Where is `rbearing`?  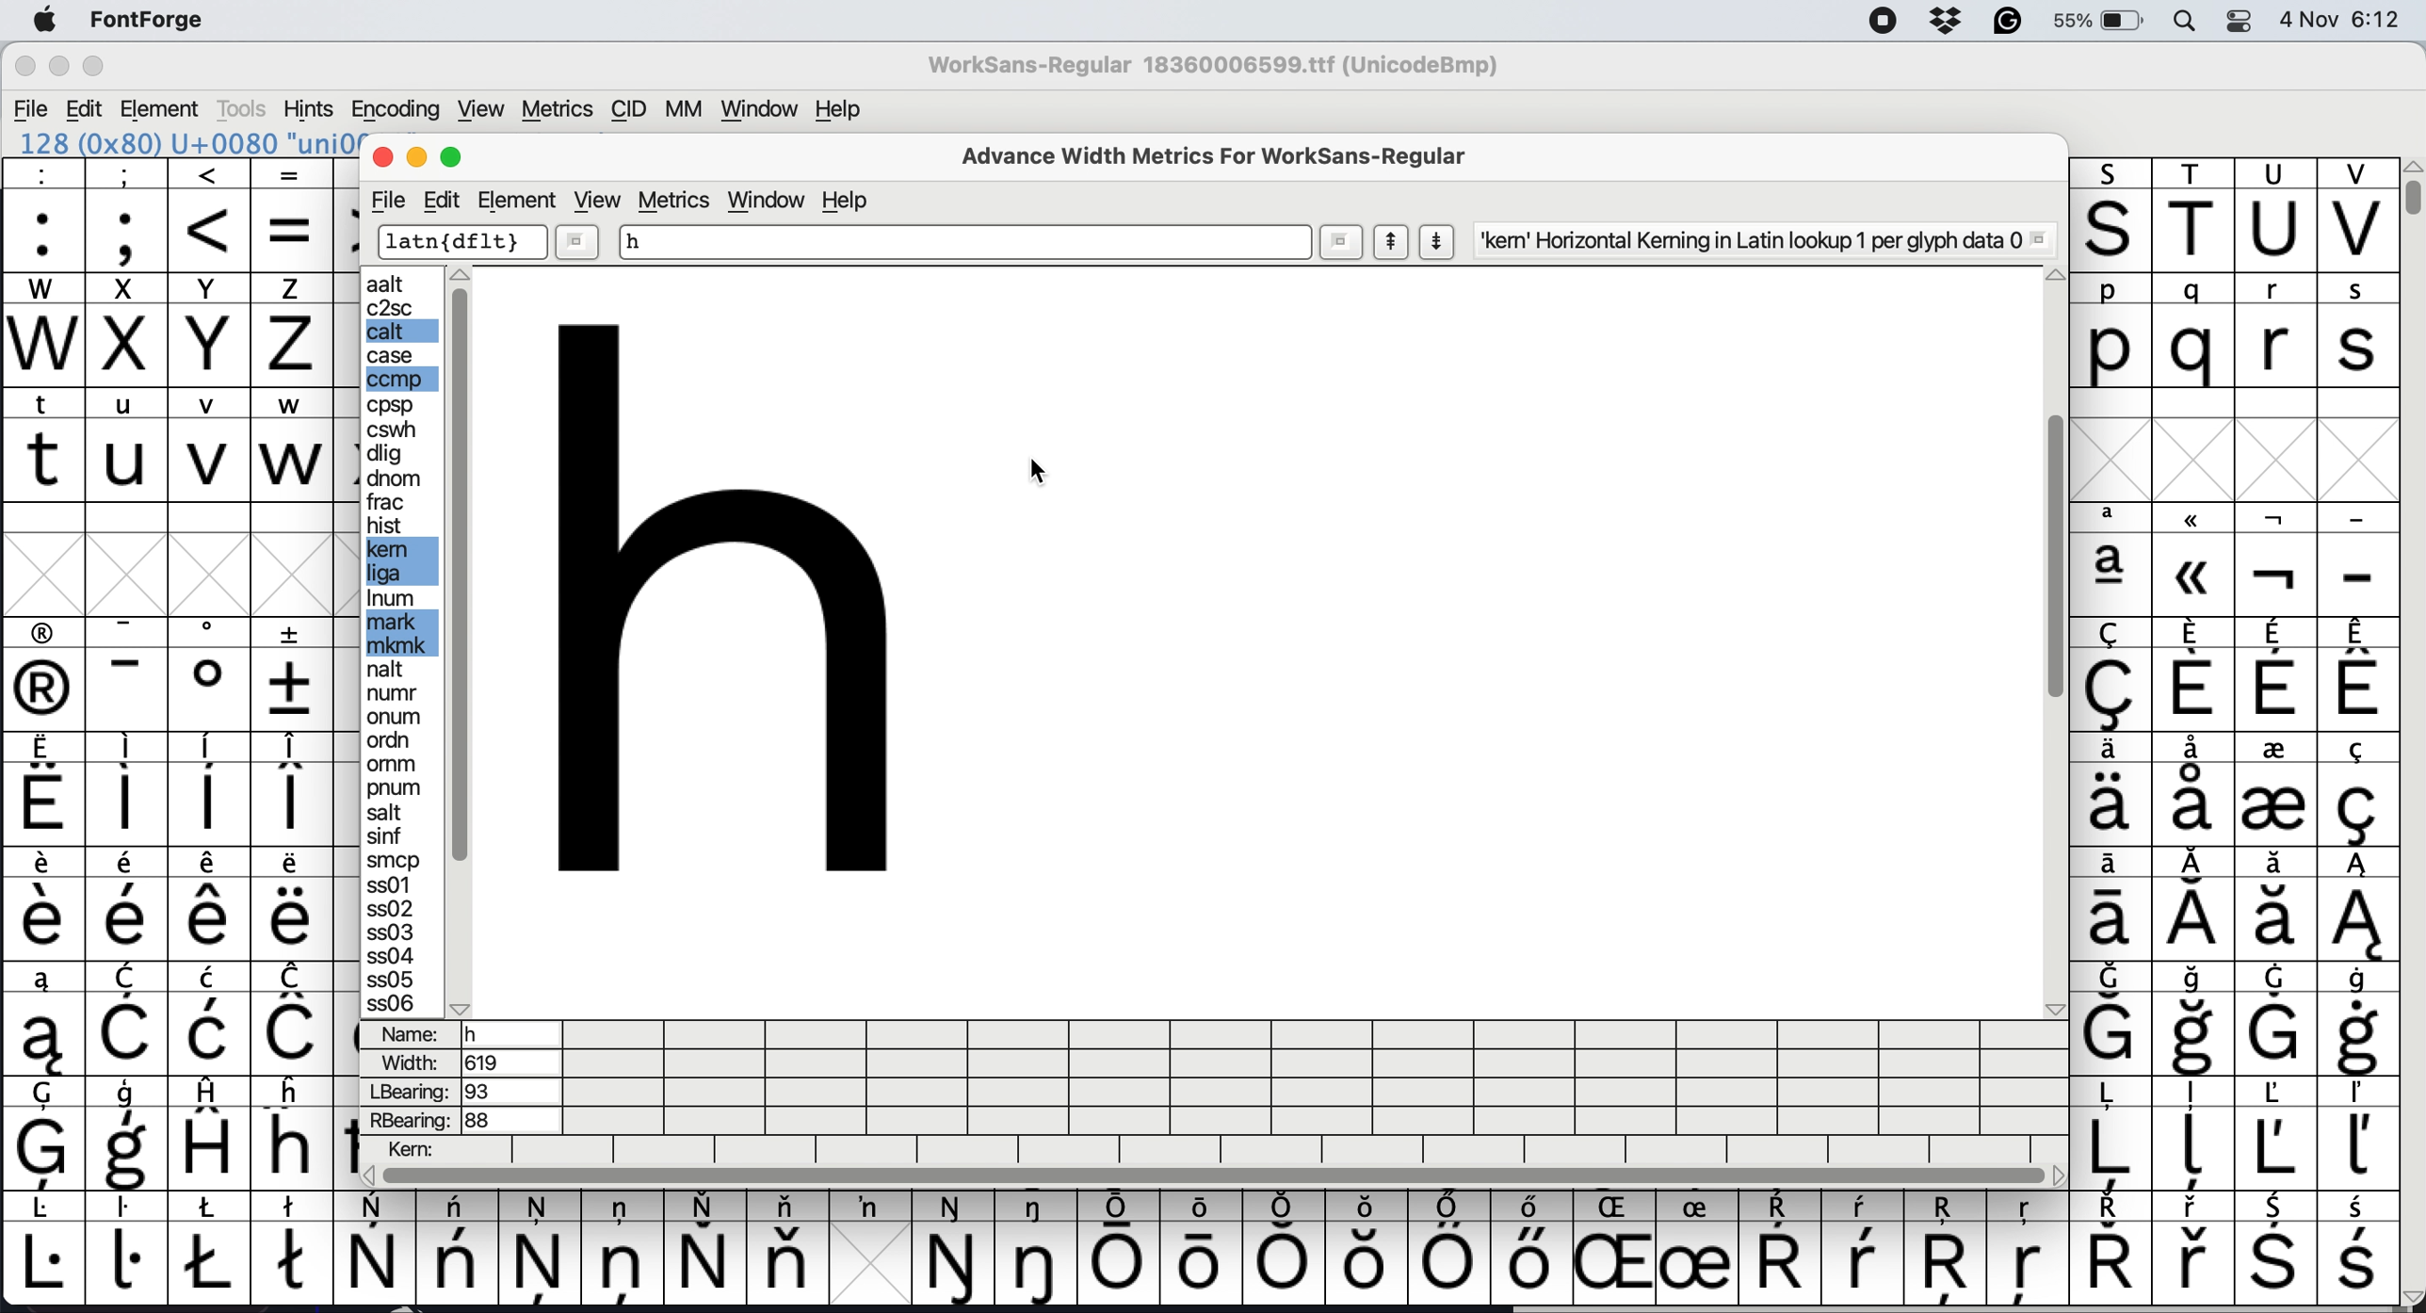 rbearing is located at coordinates (447, 1120).